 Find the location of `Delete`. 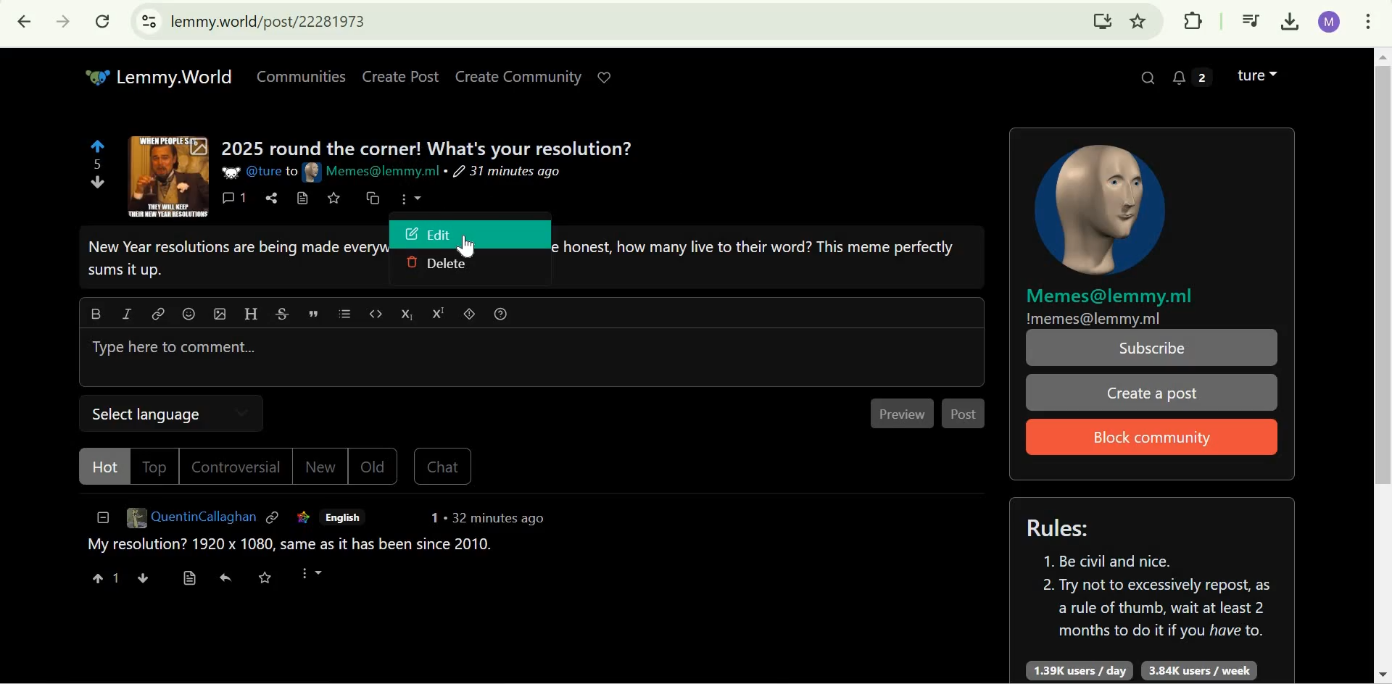

Delete is located at coordinates (473, 263).